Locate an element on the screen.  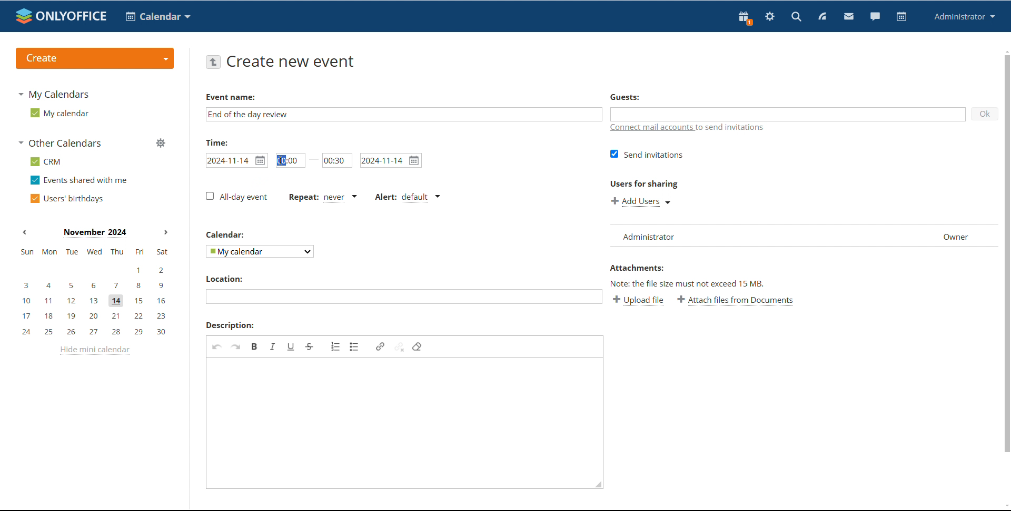
event repetition is located at coordinates (322, 197).